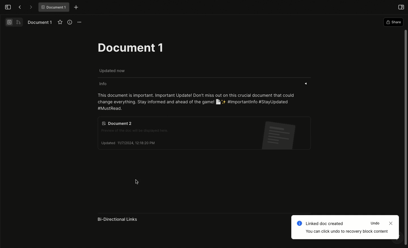 The height and width of the screenshot is (248, 408). What do you see at coordinates (8, 7) in the screenshot?
I see `Open sidebar` at bounding box center [8, 7].